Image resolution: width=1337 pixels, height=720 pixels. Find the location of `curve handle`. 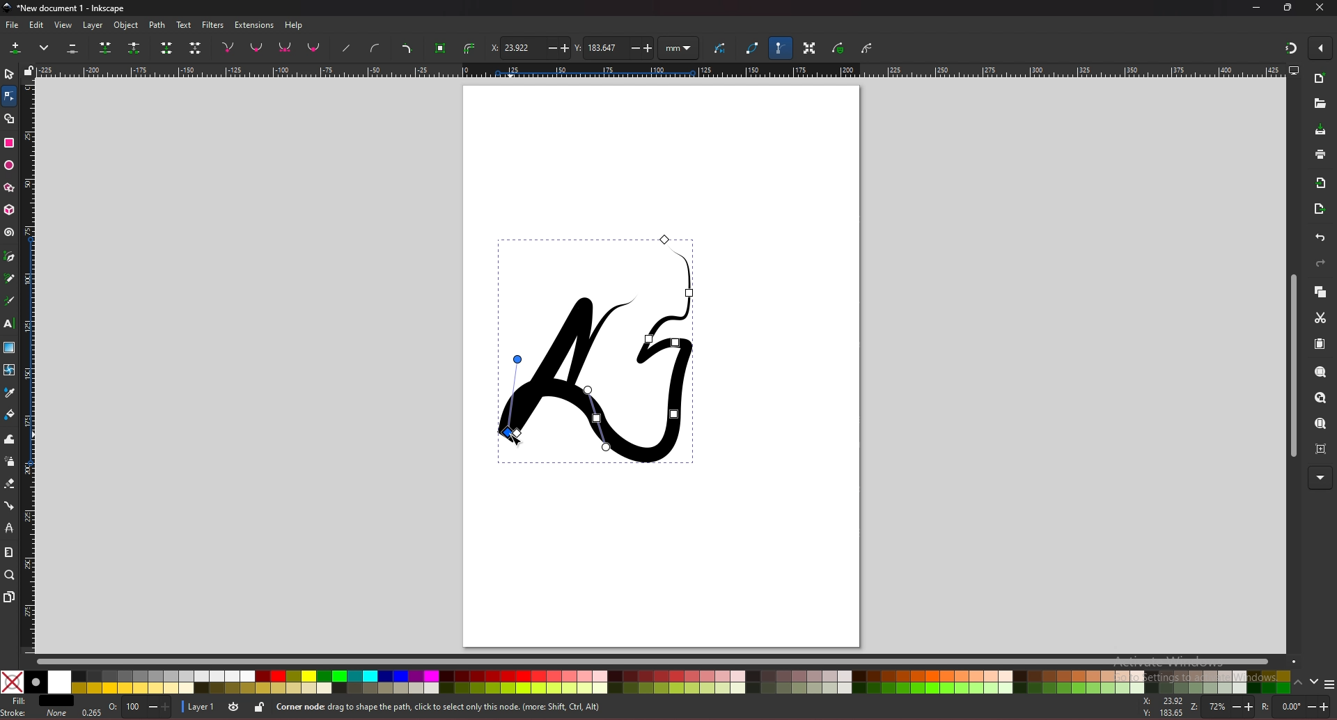

curve handle is located at coordinates (376, 47).